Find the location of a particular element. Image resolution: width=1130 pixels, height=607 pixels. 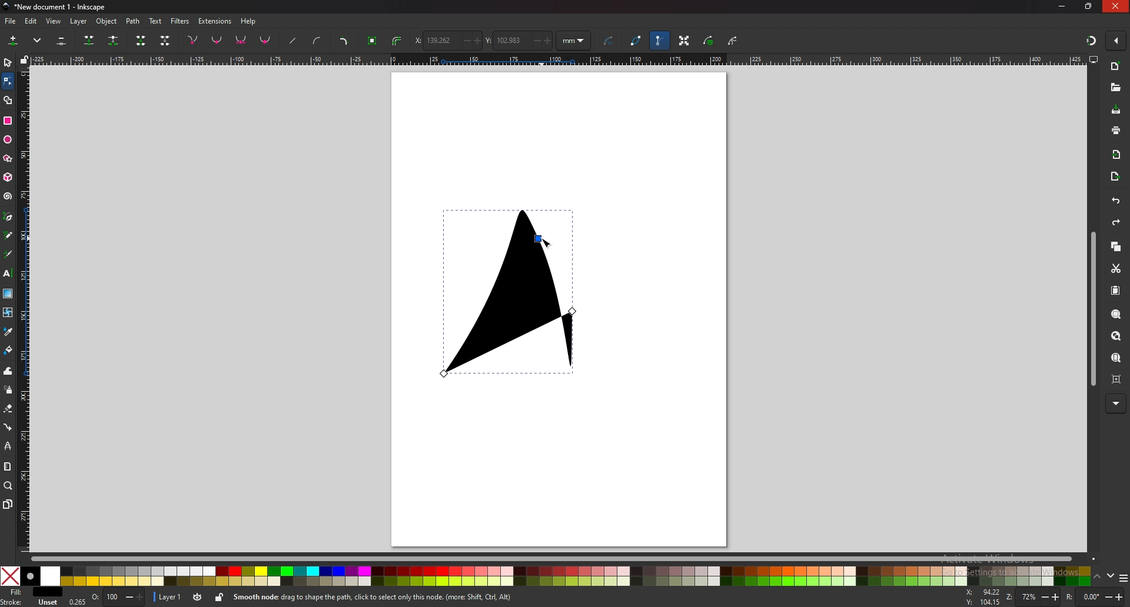

undo is located at coordinates (1116, 201).